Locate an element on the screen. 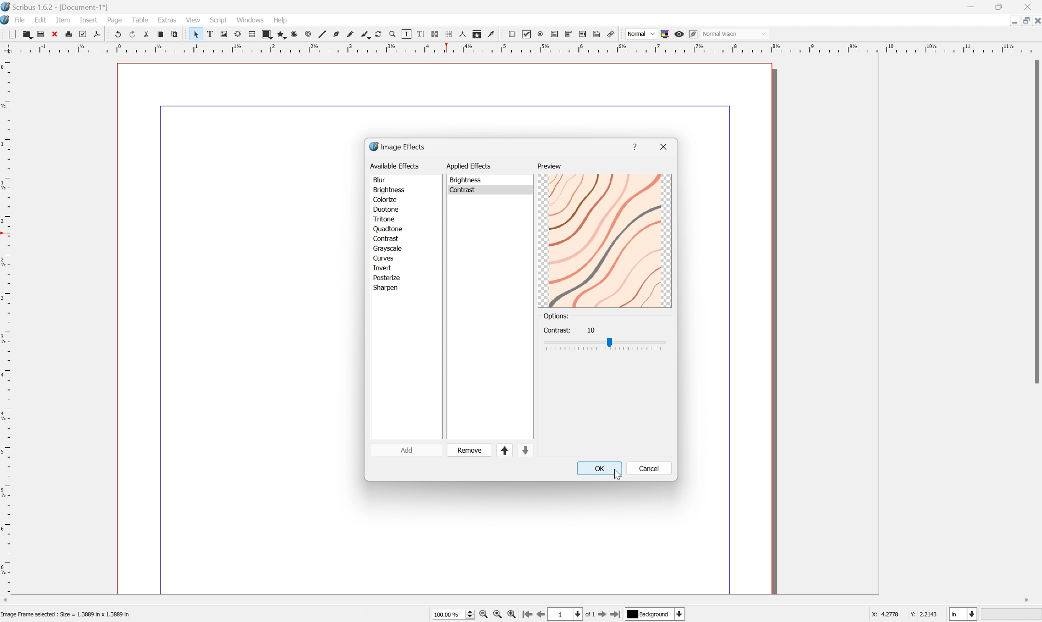 Image resolution: width=1042 pixels, height=622 pixels. Zoom to 100% is located at coordinates (499, 615).